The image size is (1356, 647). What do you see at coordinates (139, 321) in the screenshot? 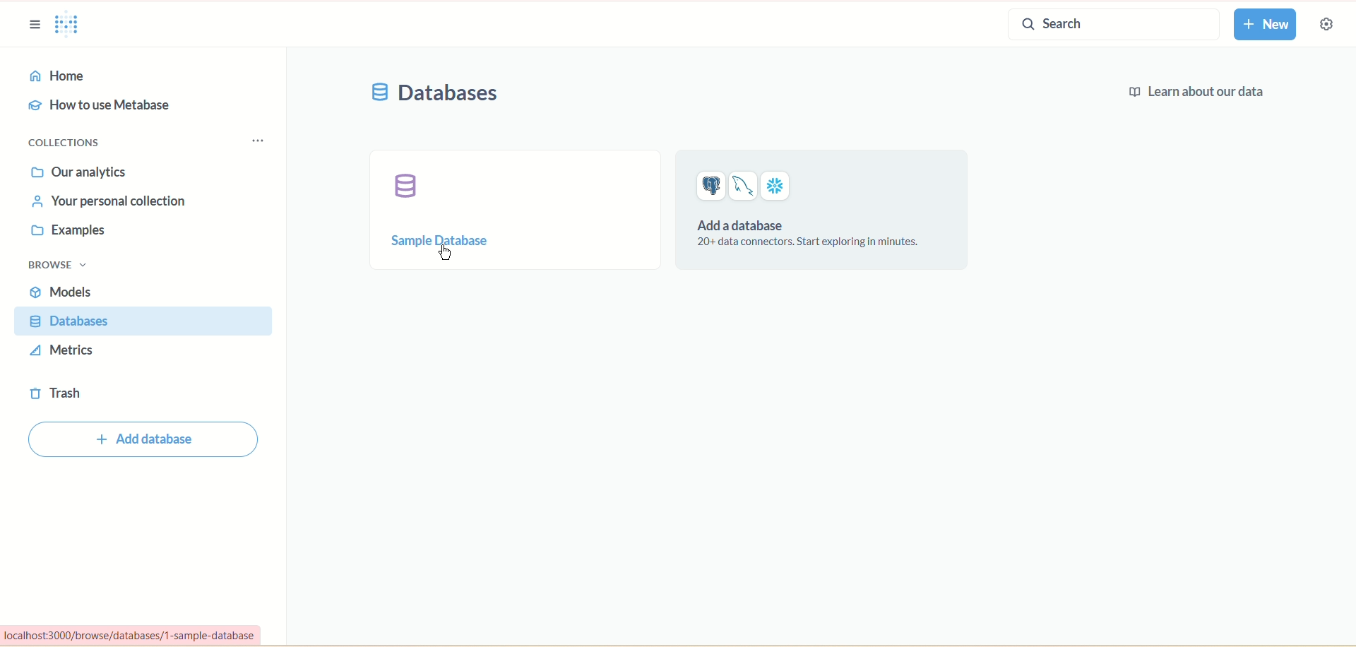
I see `database` at bounding box center [139, 321].